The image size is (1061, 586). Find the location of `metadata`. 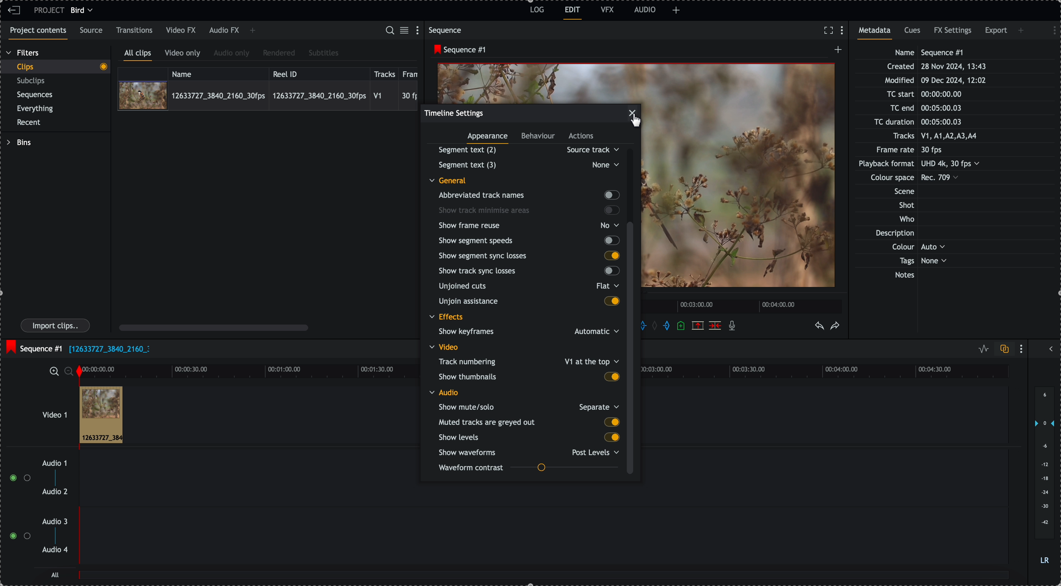

metadata is located at coordinates (877, 33).